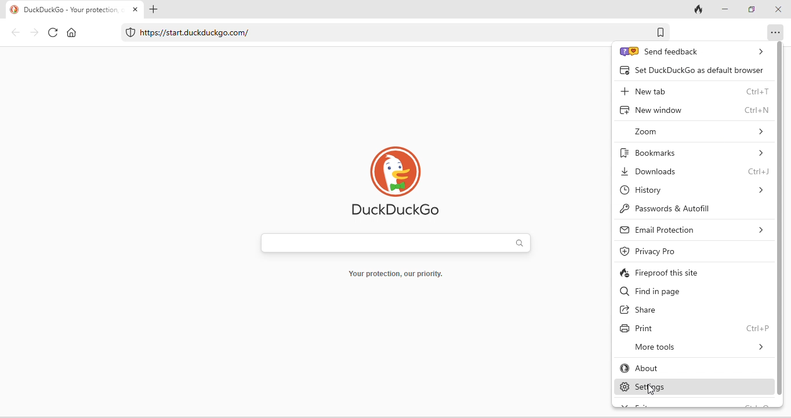 The image size is (791, 418). What do you see at coordinates (14, 32) in the screenshot?
I see `back` at bounding box center [14, 32].